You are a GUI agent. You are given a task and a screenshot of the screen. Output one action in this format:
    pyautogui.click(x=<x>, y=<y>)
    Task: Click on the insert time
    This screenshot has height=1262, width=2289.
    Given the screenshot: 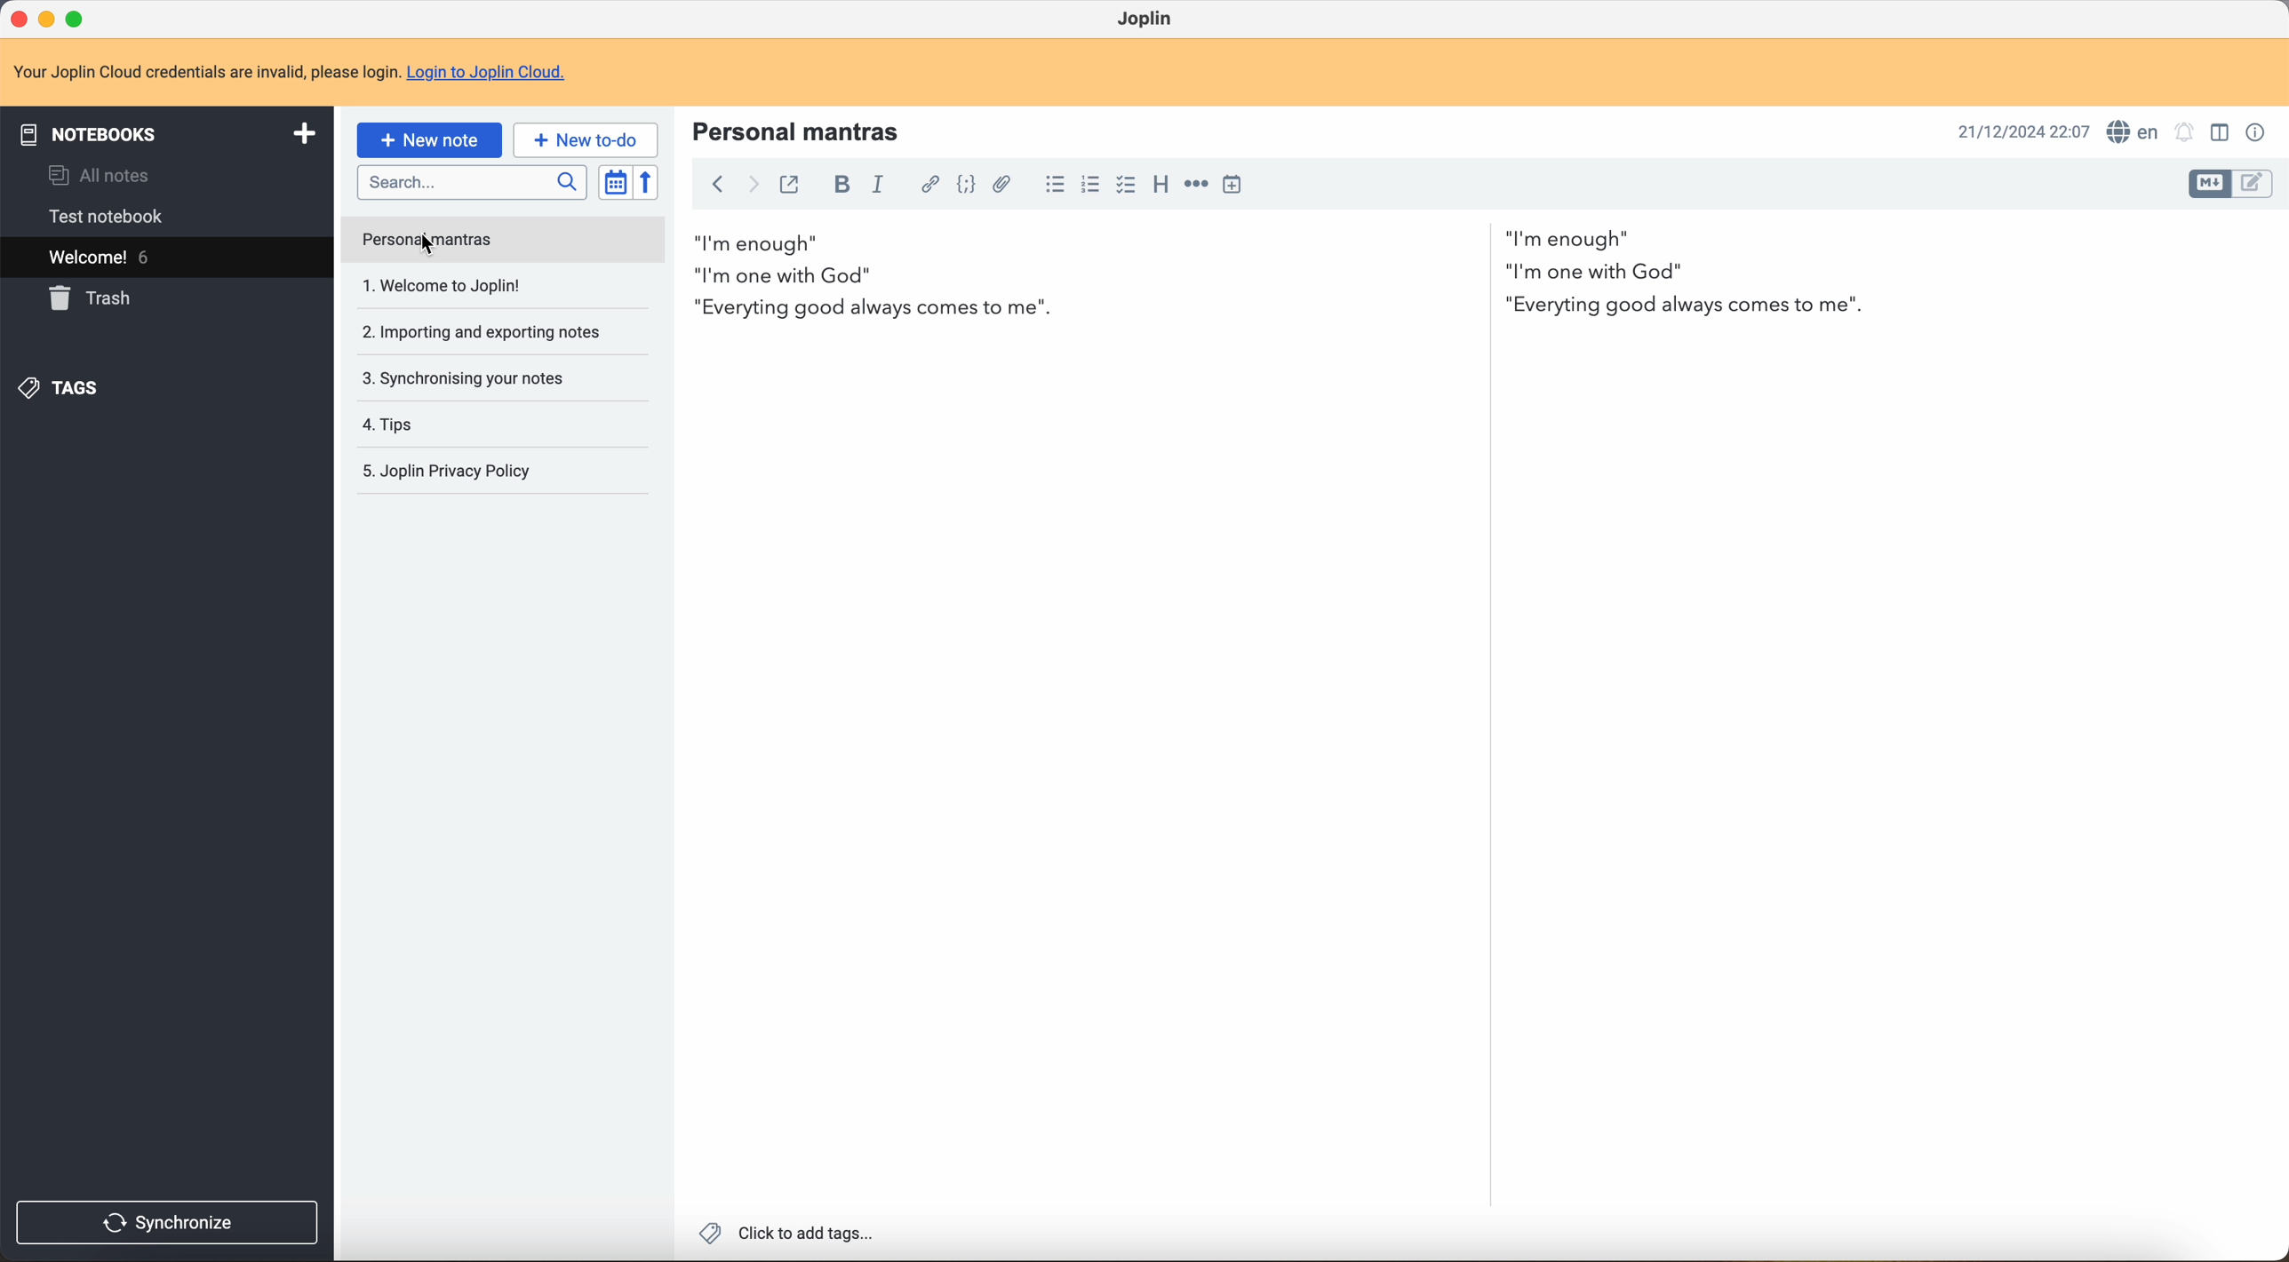 What is the action you would take?
    pyautogui.click(x=1236, y=185)
    